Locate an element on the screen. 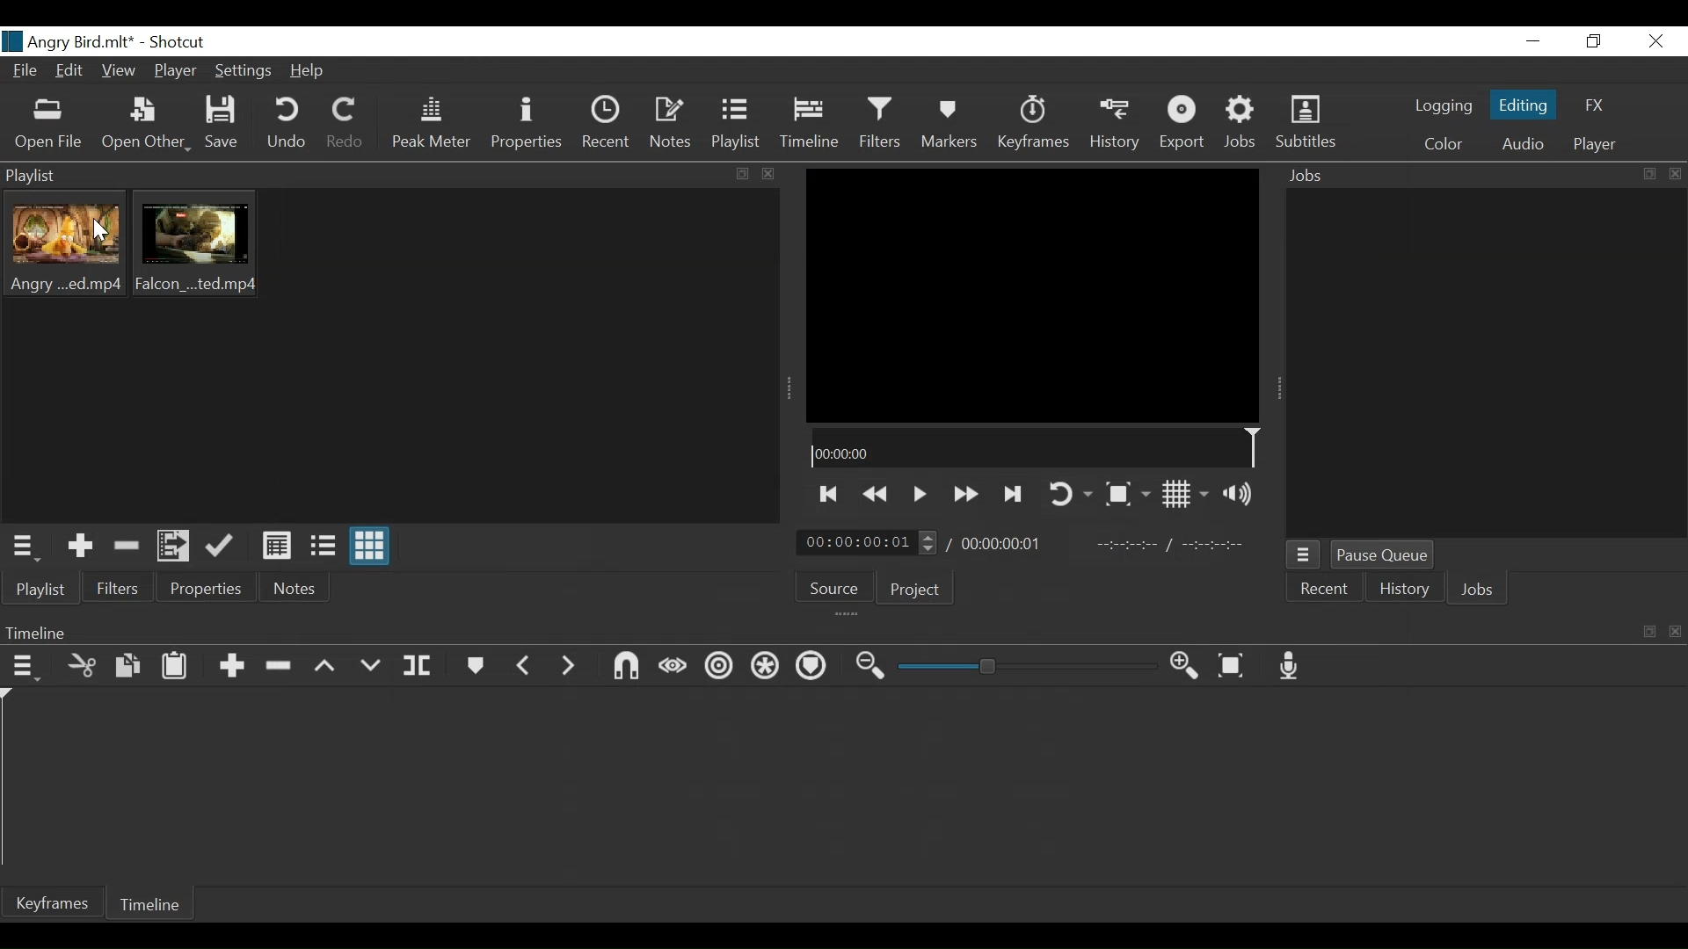 This screenshot has height=949, width=1688. Skip to the next point is located at coordinates (829, 495).